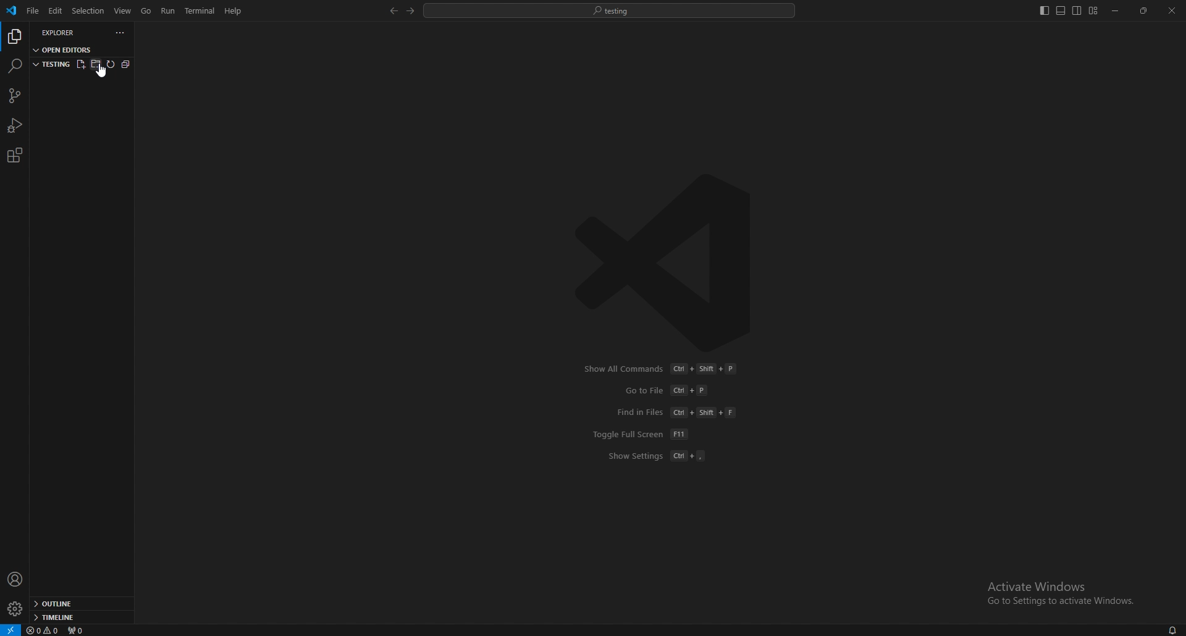  What do you see at coordinates (14, 155) in the screenshot?
I see `extension` at bounding box center [14, 155].